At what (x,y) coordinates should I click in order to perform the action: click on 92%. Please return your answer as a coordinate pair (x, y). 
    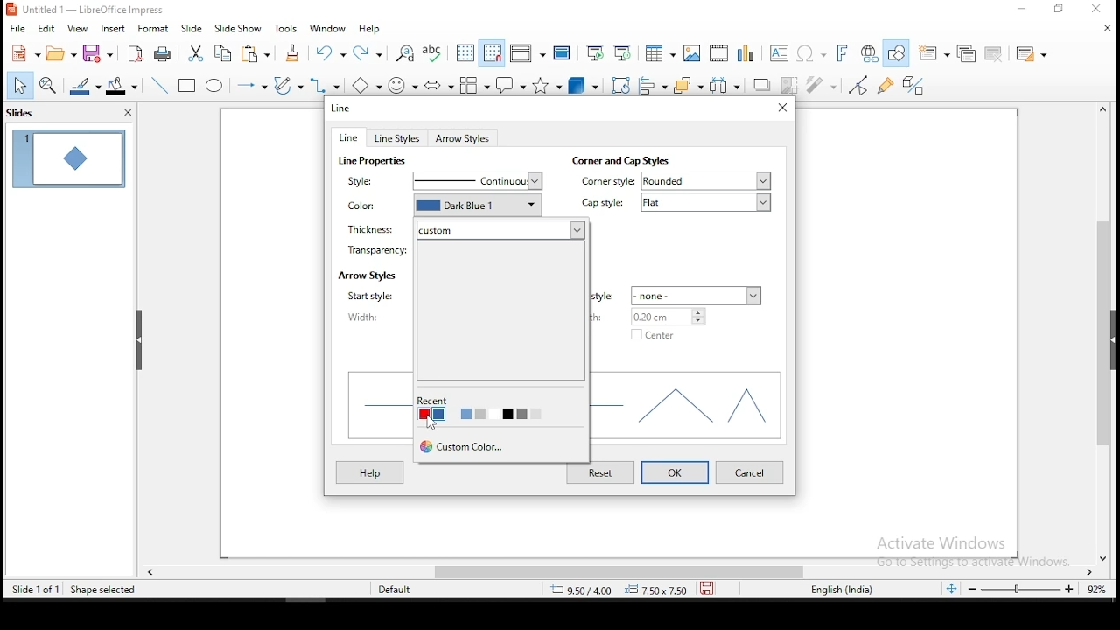
    Looking at the image, I should click on (1101, 589).